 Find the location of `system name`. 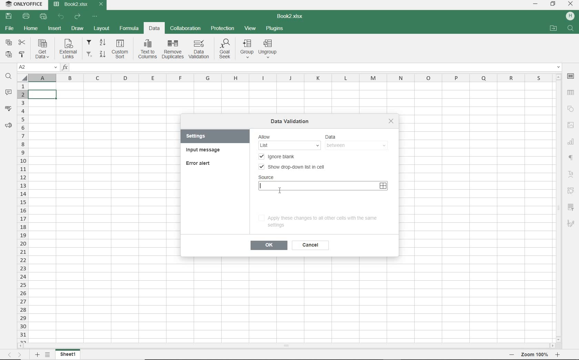

system name is located at coordinates (24, 4).